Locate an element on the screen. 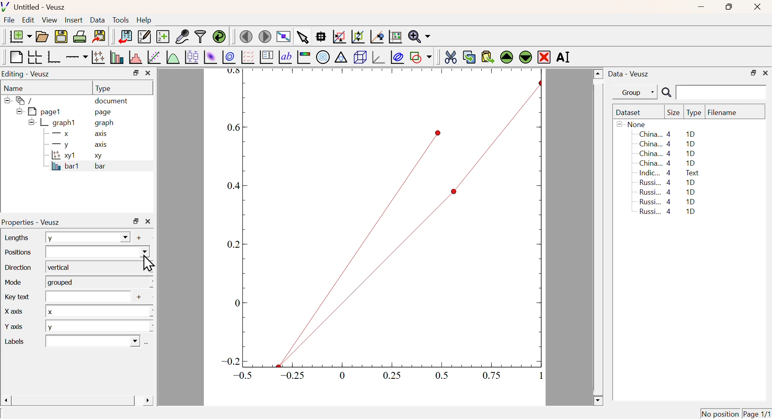  Text Label is located at coordinates (285, 58).